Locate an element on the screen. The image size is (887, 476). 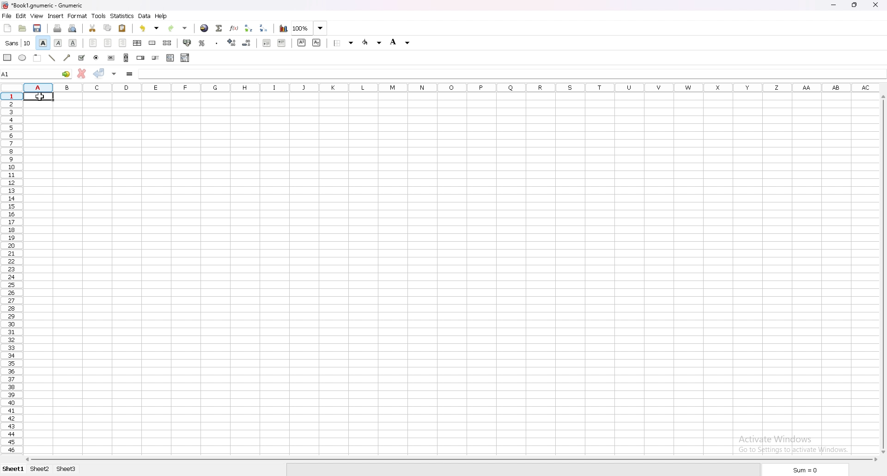
formula is located at coordinates (129, 73).